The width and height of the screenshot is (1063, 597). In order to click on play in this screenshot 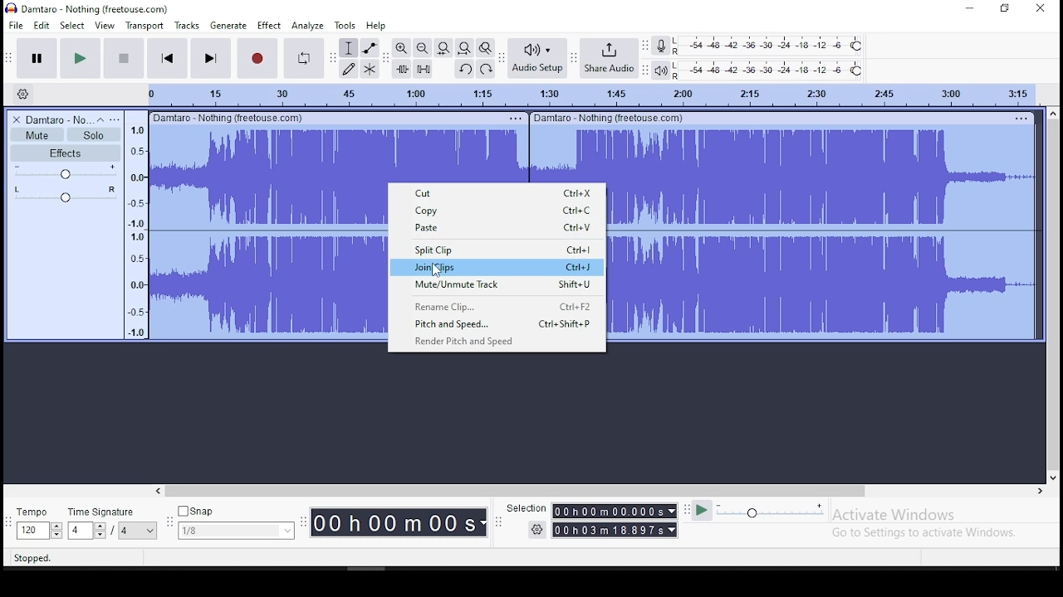, I will do `click(79, 58)`.